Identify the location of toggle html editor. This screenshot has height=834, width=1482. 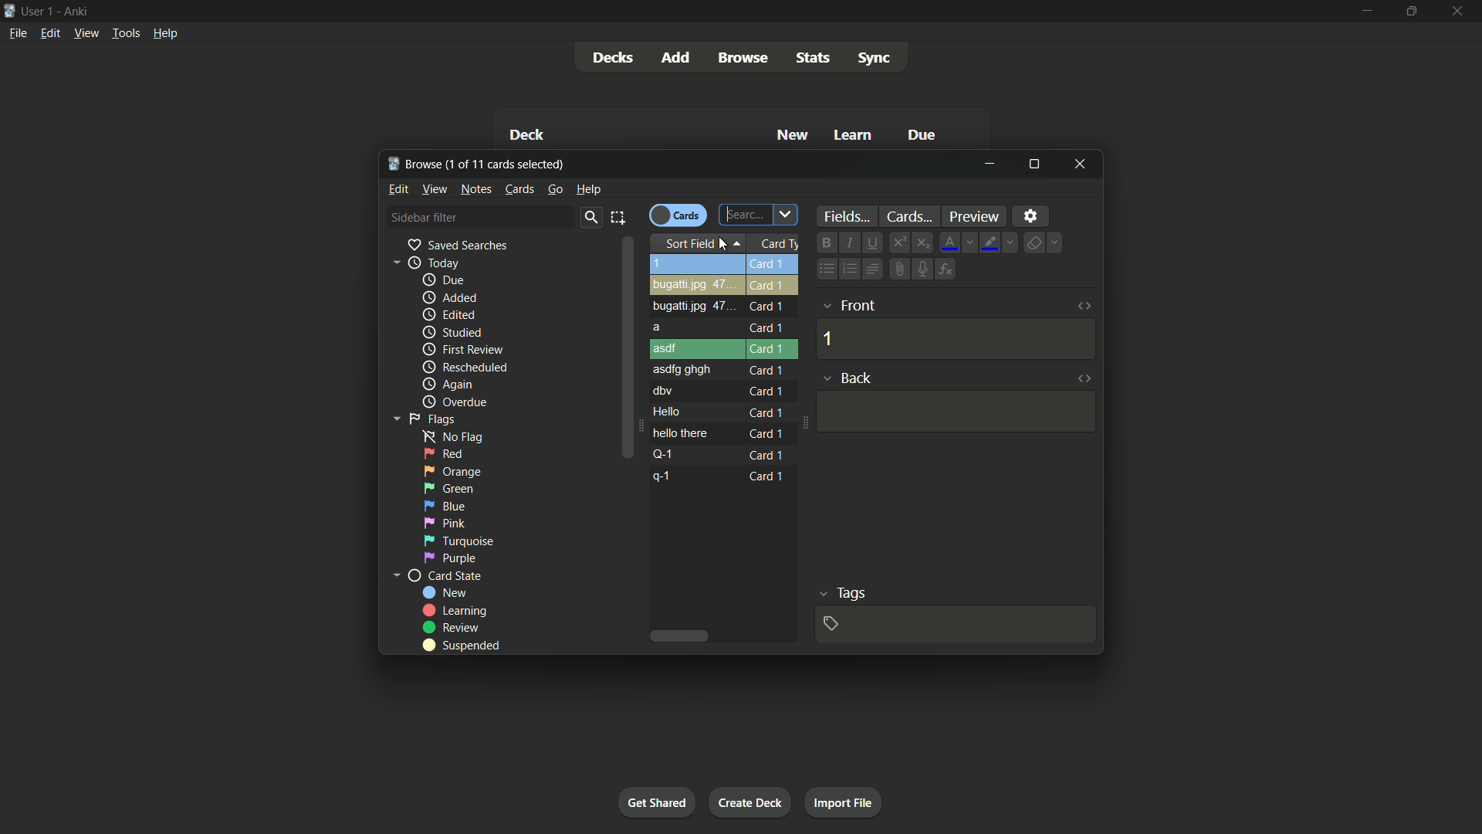
(1083, 378).